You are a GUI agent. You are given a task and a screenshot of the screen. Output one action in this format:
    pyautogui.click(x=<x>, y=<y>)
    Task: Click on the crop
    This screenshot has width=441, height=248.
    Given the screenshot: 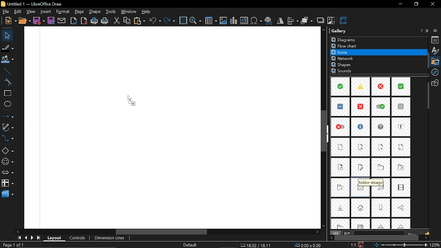 What is the action you would take?
    pyautogui.click(x=331, y=21)
    